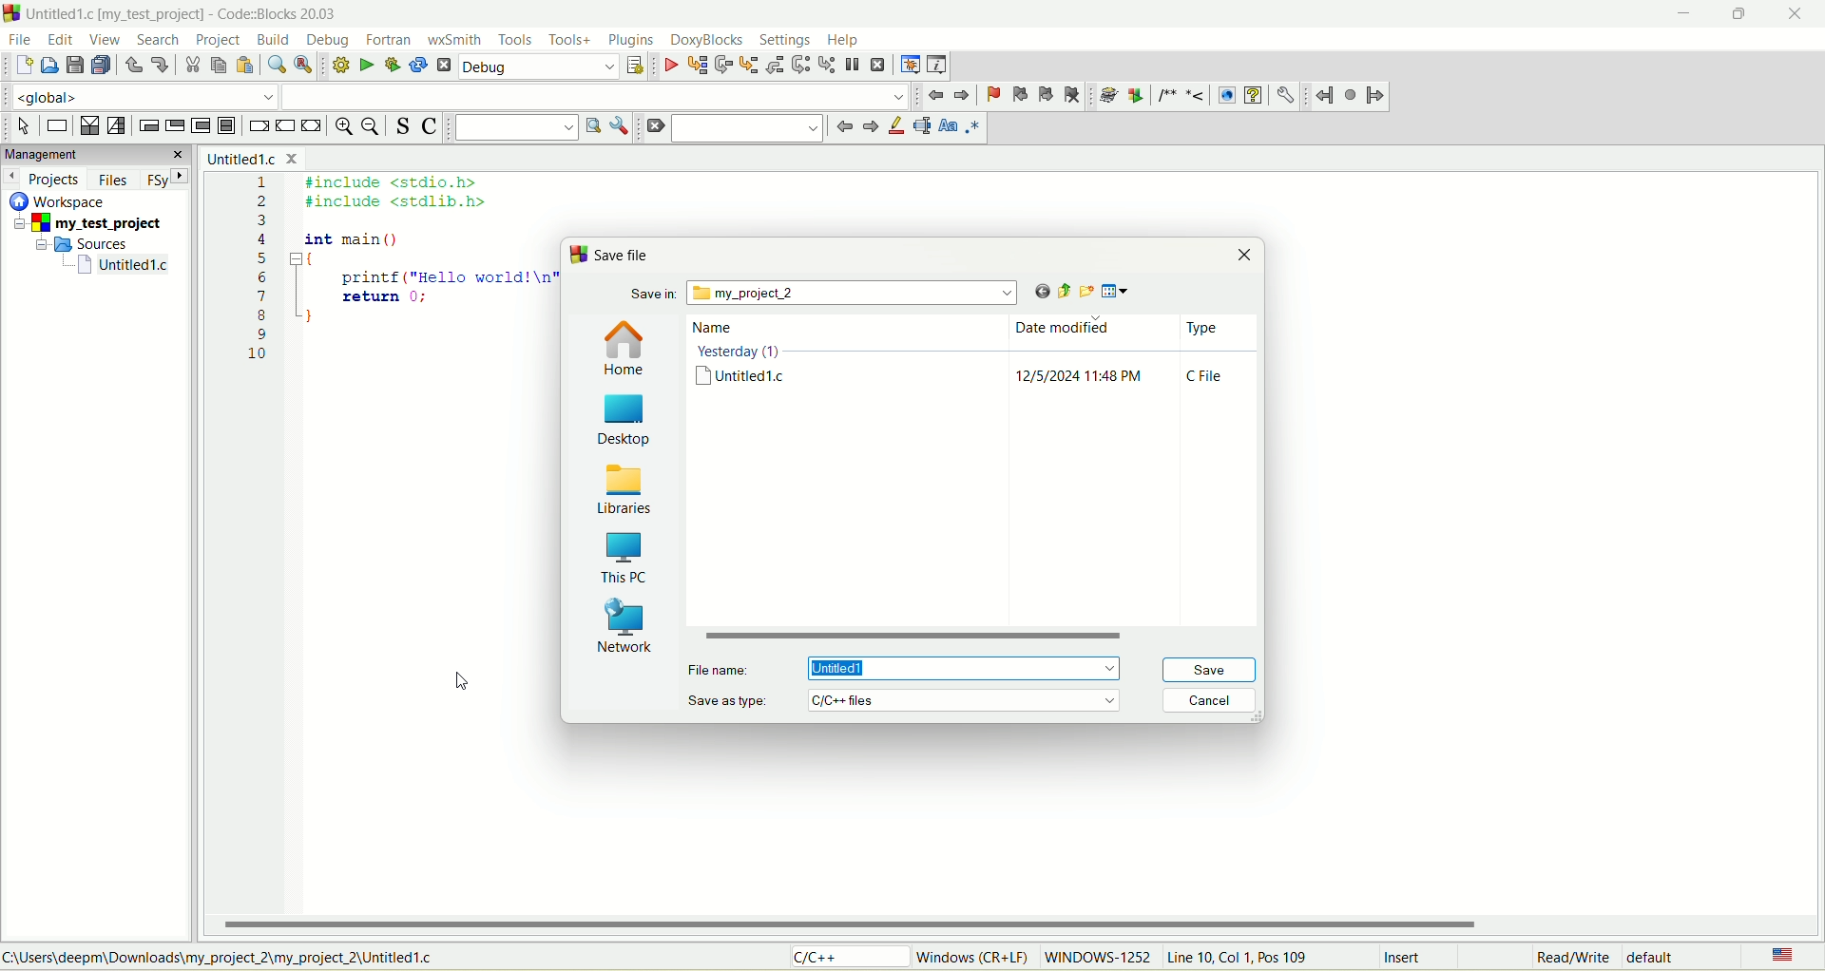  Describe the element at coordinates (418, 67) in the screenshot. I see `rebuild` at that location.